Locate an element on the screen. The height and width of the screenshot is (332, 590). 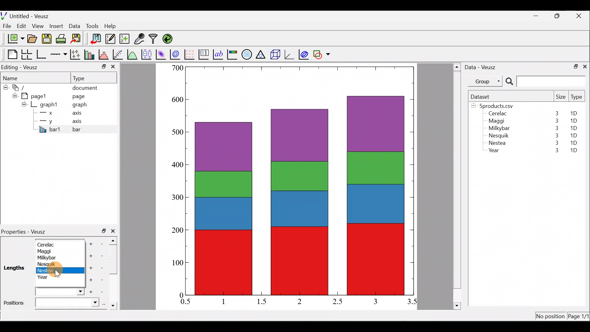
Plot a function is located at coordinates (132, 54).